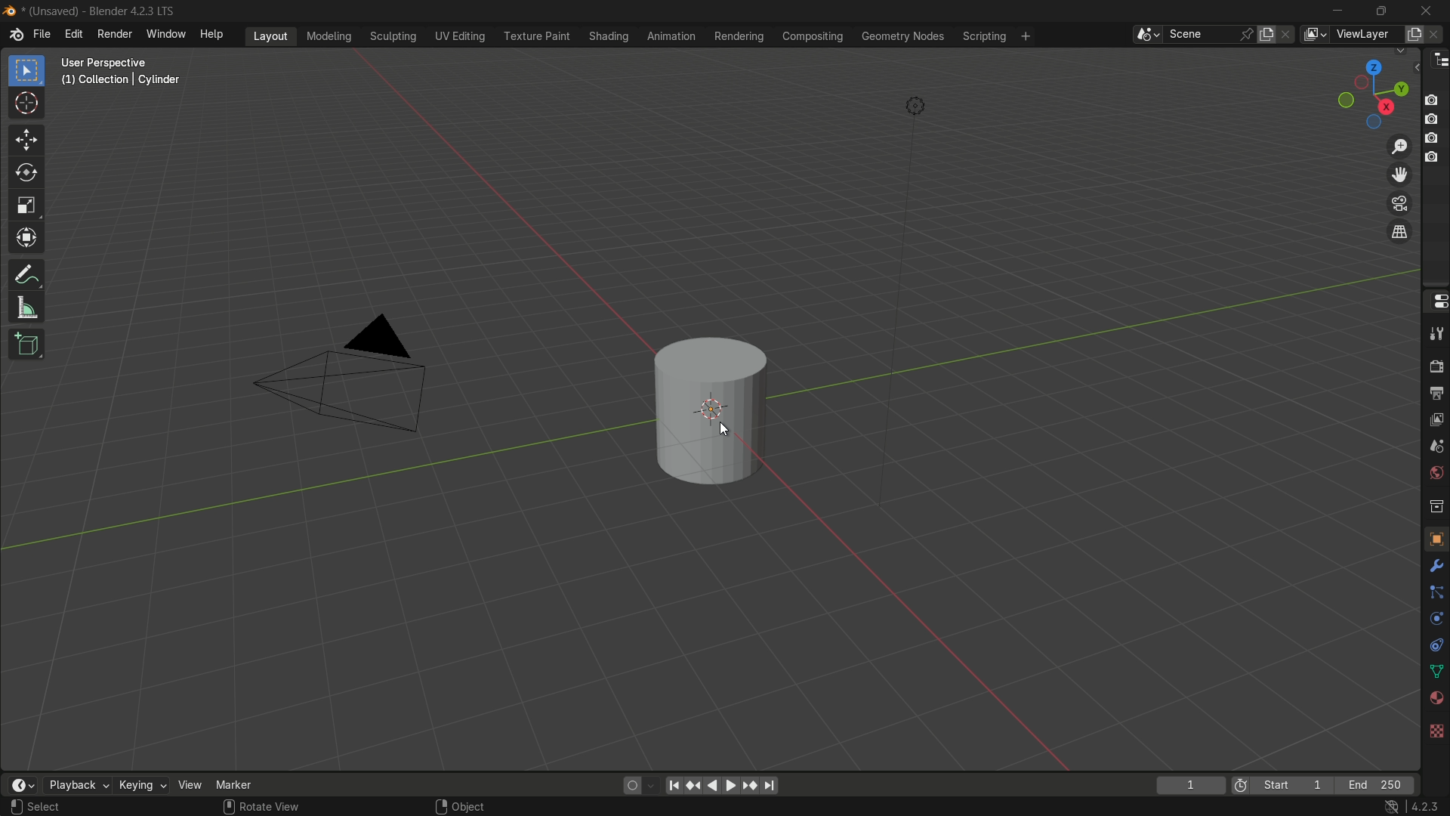  I want to click on keying, so click(143, 784).